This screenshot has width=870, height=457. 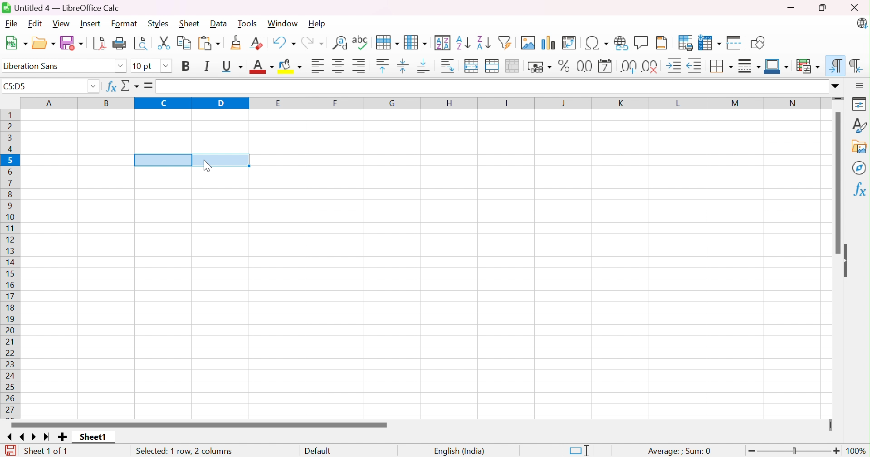 What do you see at coordinates (547, 42) in the screenshot?
I see `Insert Chart` at bounding box center [547, 42].